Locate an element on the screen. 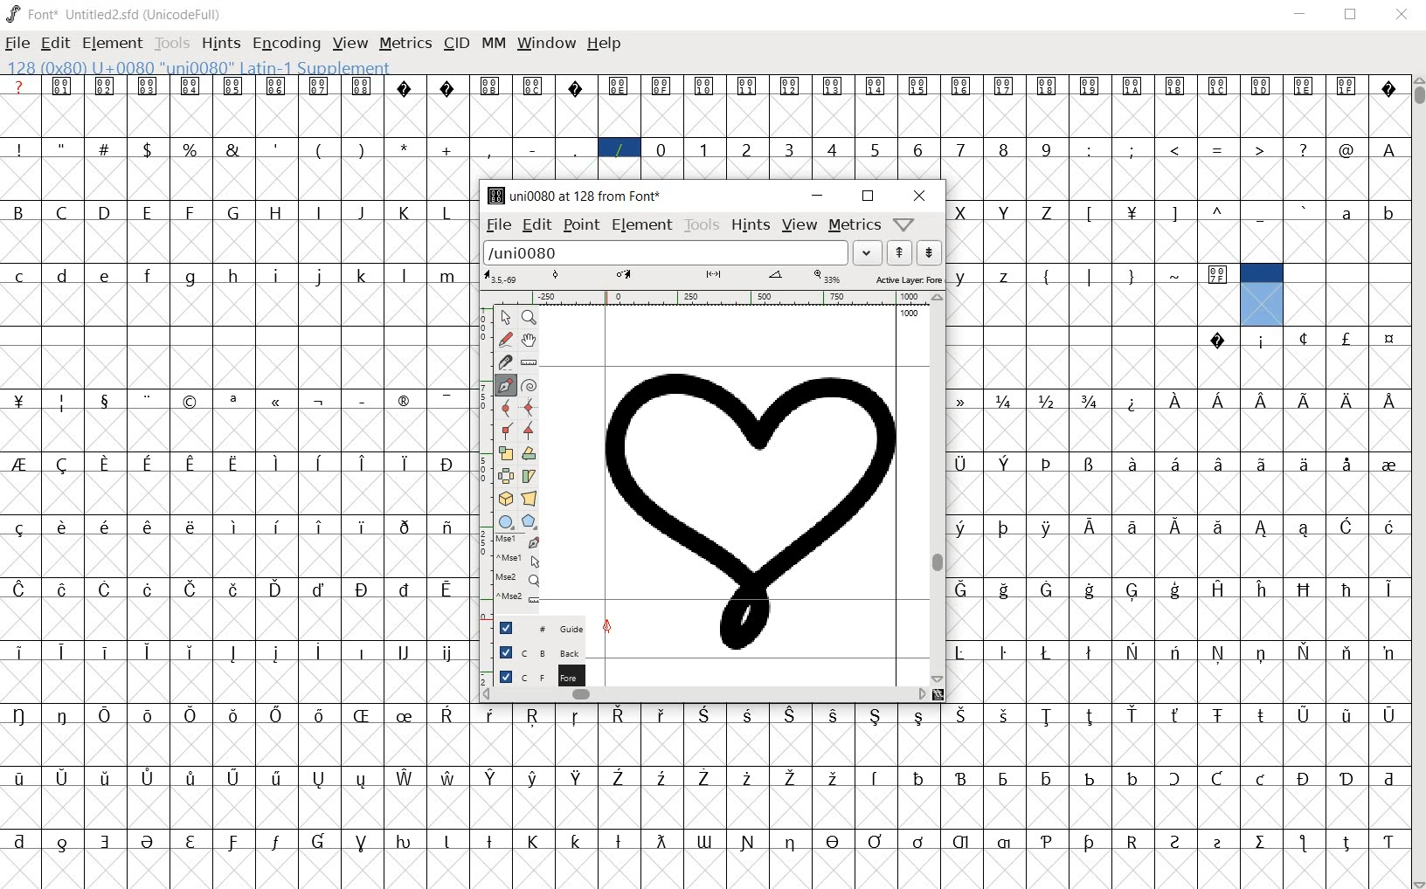  glyph is located at coordinates (1005, 278).